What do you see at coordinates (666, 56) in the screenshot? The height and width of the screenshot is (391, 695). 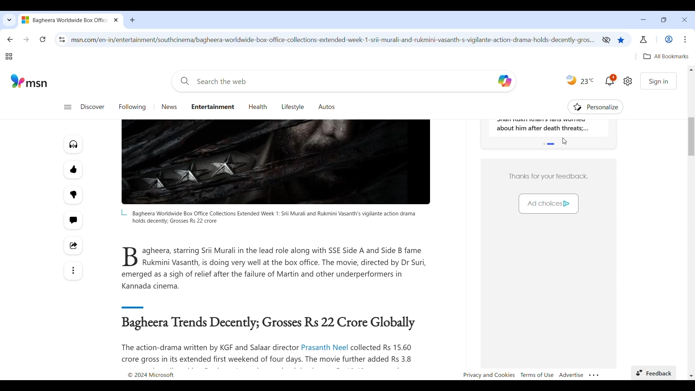 I see `Quick access to all bookmarked pages/links` at bounding box center [666, 56].